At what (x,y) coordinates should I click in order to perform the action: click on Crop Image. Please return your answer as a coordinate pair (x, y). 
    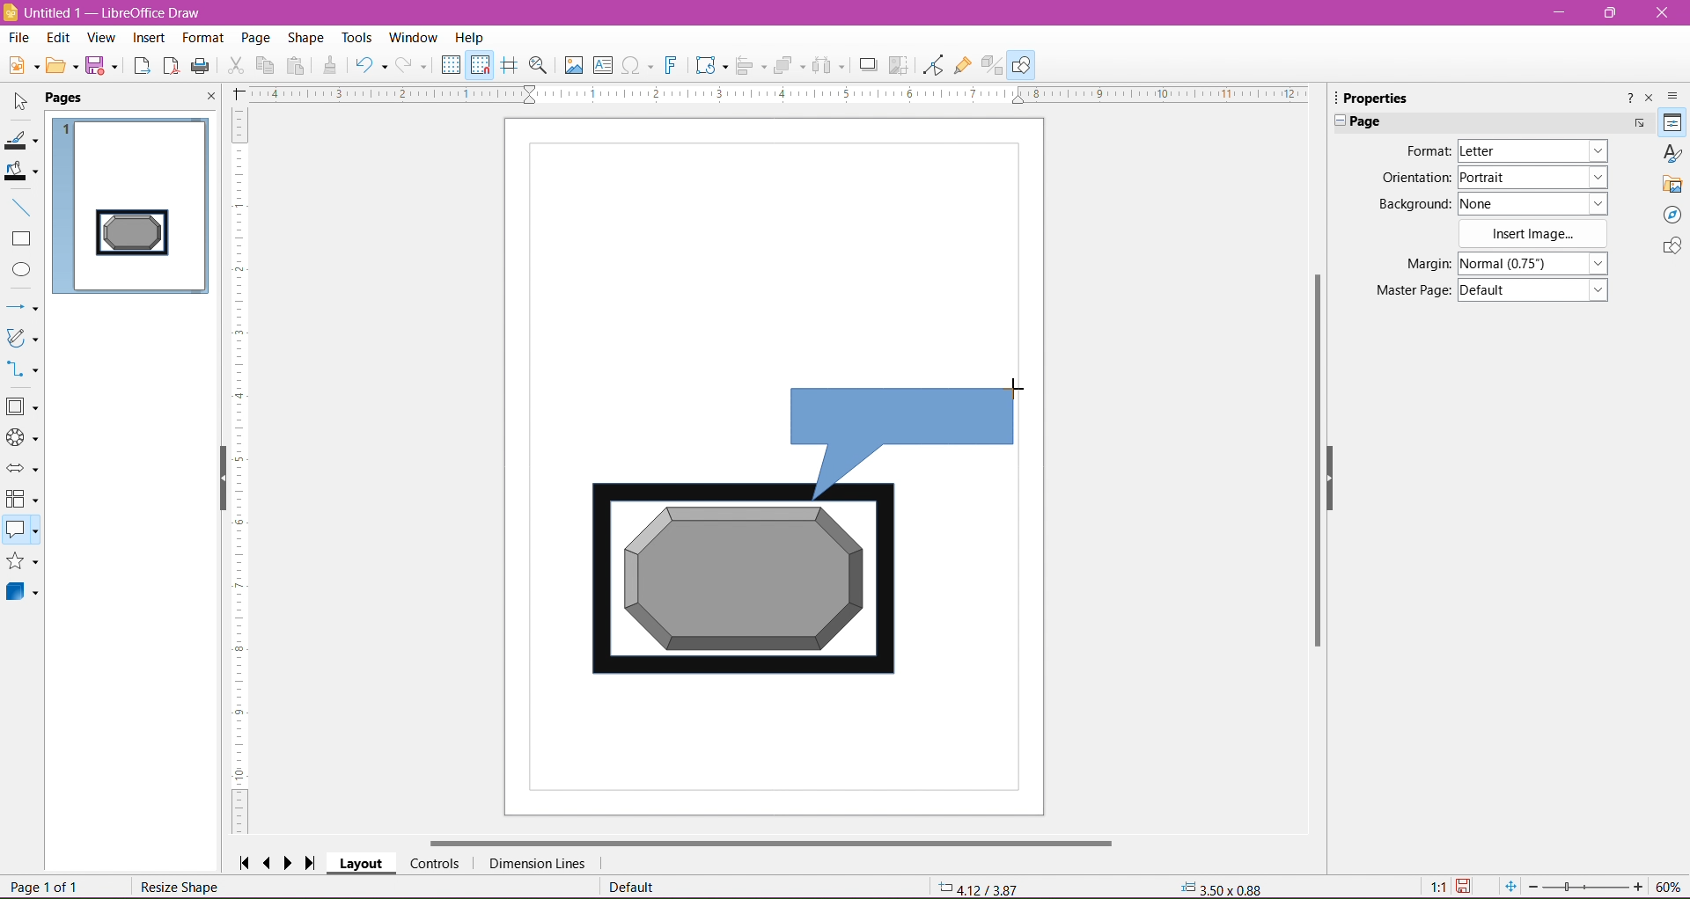
    Looking at the image, I should click on (899, 64).